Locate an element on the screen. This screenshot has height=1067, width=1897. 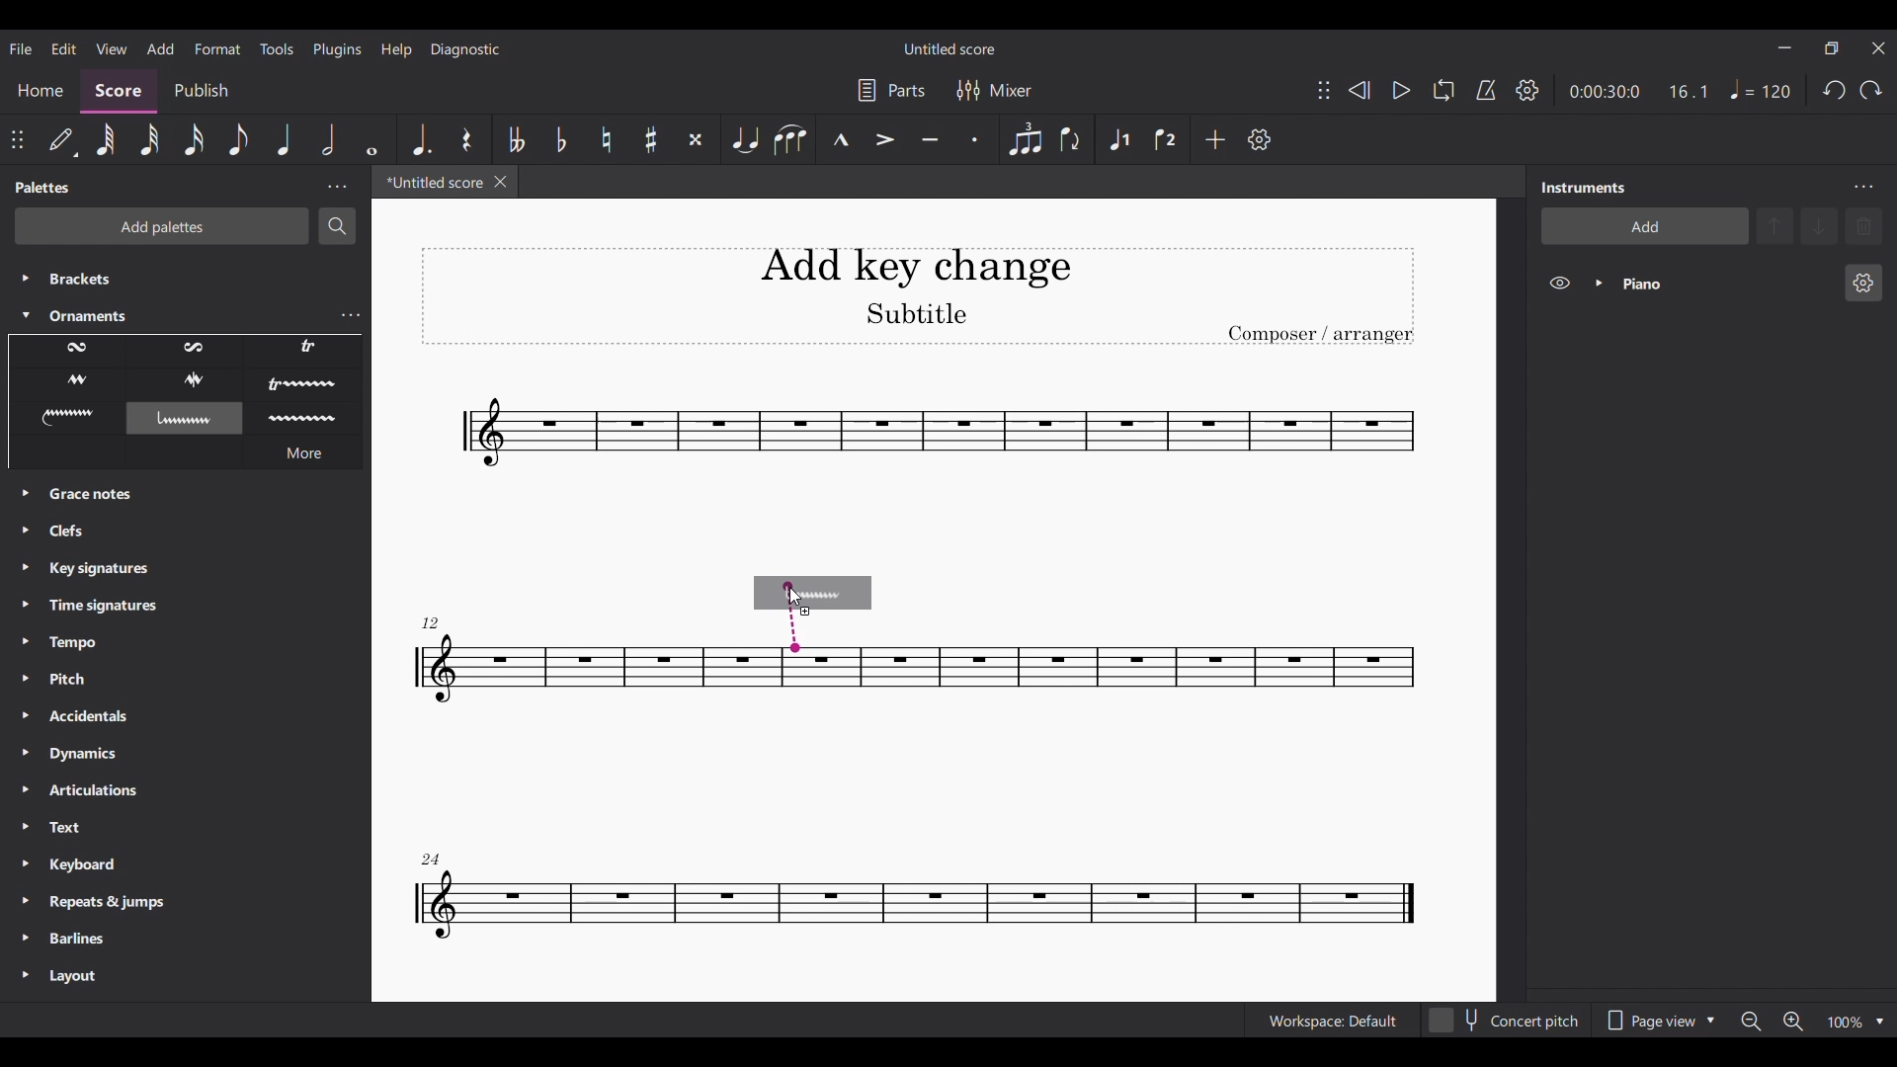
File menu is located at coordinates (21, 47).